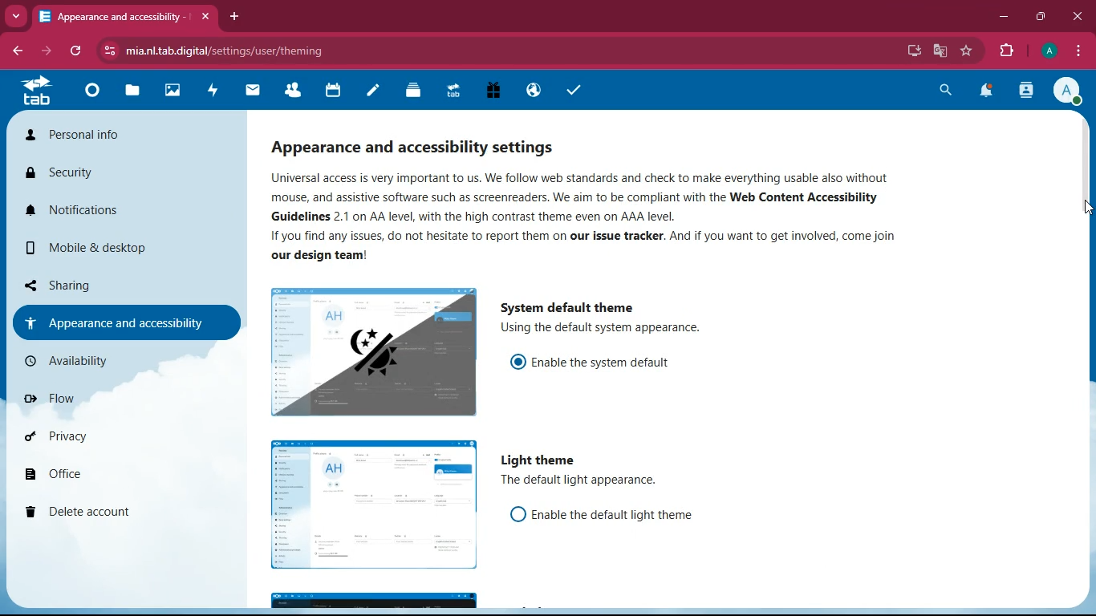 The image size is (1096, 616). What do you see at coordinates (80, 51) in the screenshot?
I see `refresh` at bounding box center [80, 51].